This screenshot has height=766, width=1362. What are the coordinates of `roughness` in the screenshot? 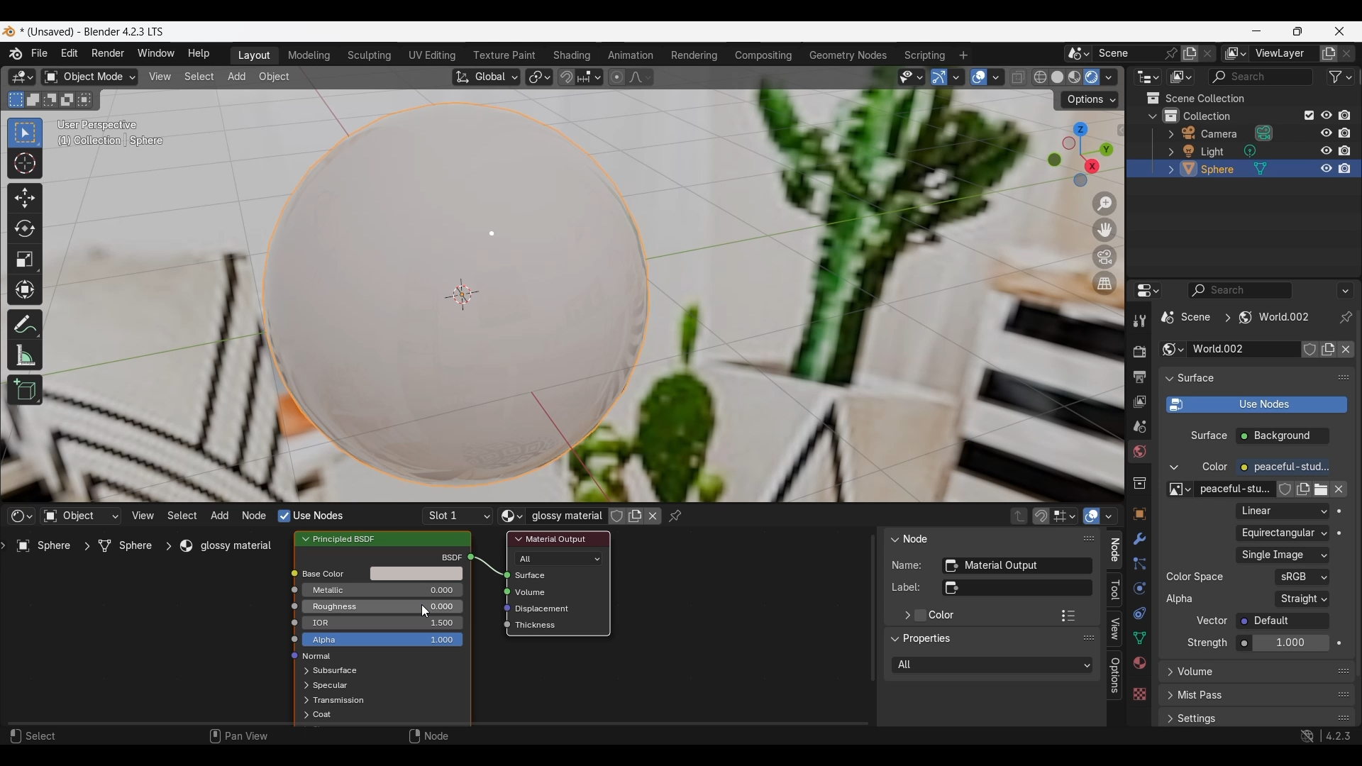 It's located at (355, 606).